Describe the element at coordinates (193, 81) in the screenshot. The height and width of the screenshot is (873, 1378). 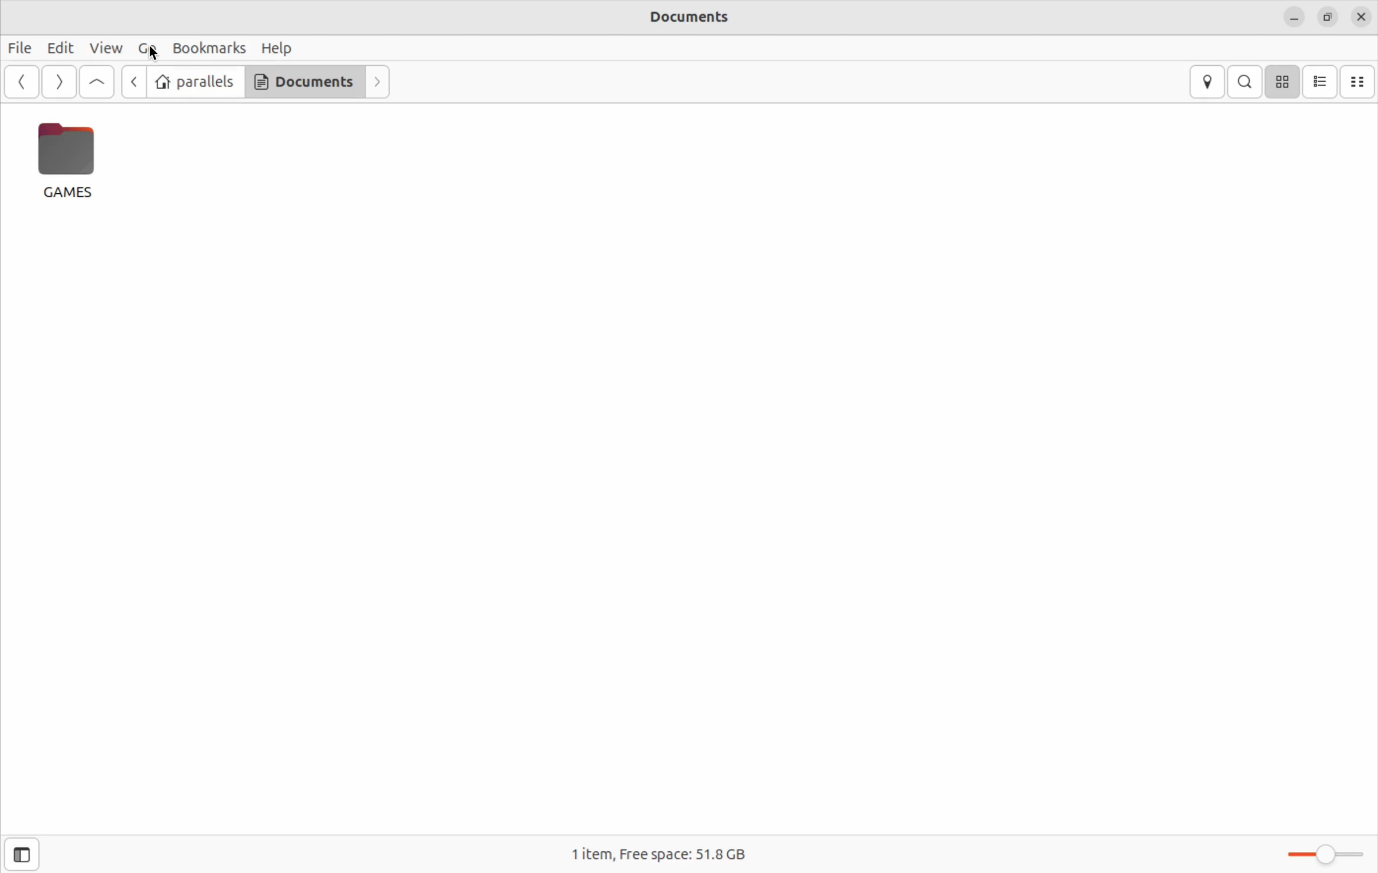
I see `parallels` at that location.